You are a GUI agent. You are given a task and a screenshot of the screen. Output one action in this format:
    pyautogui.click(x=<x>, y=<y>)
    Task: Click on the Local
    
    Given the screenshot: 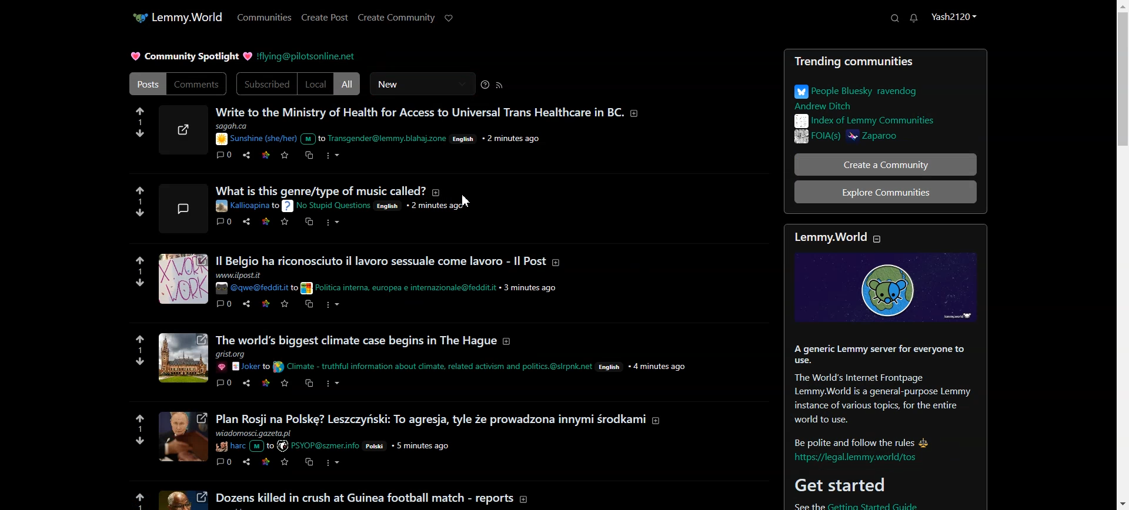 What is the action you would take?
    pyautogui.click(x=316, y=83)
    